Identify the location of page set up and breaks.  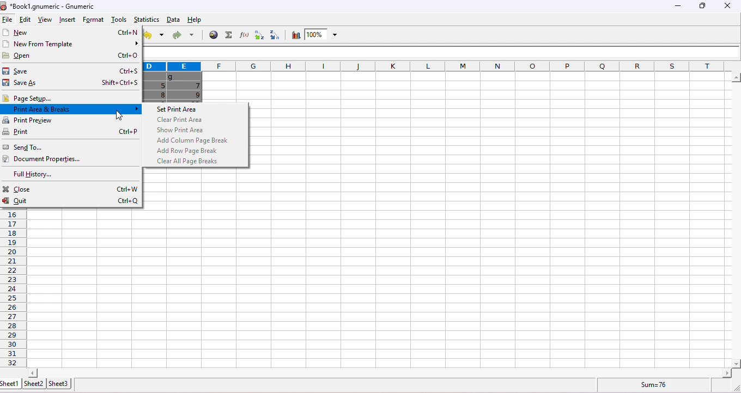
(70, 109).